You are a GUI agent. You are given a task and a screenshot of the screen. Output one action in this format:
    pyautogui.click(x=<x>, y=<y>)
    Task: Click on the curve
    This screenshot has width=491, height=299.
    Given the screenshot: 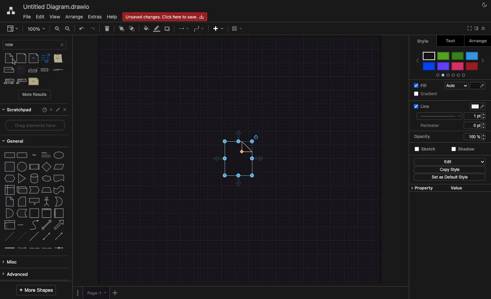 What is the action you would take?
    pyautogui.click(x=34, y=225)
    